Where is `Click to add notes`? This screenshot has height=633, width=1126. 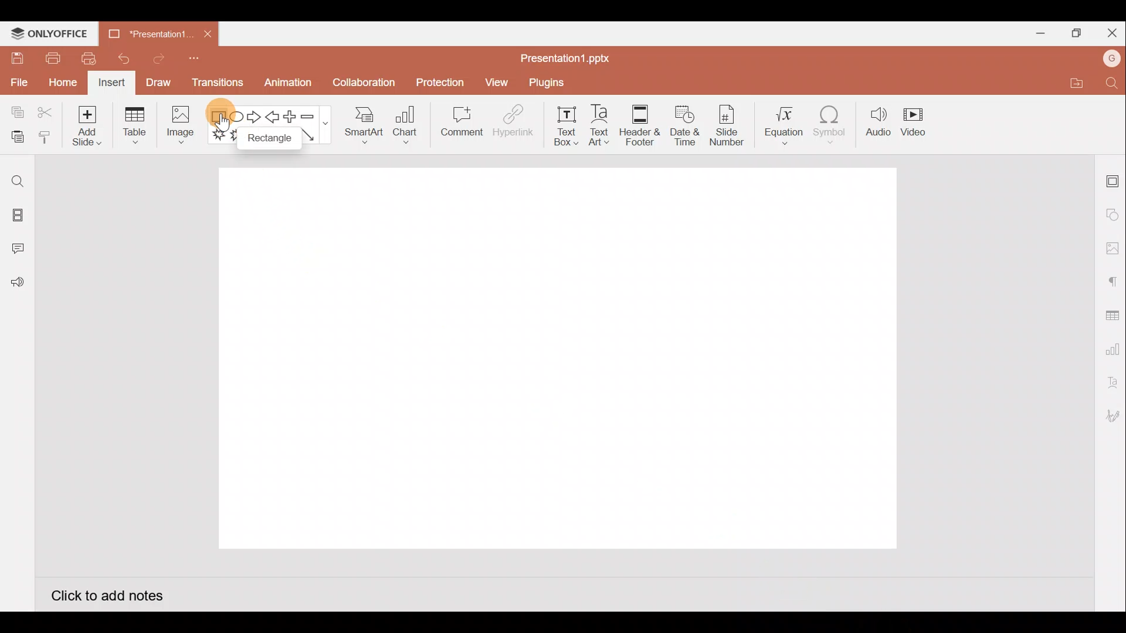 Click to add notes is located at coordinates (117, 594).